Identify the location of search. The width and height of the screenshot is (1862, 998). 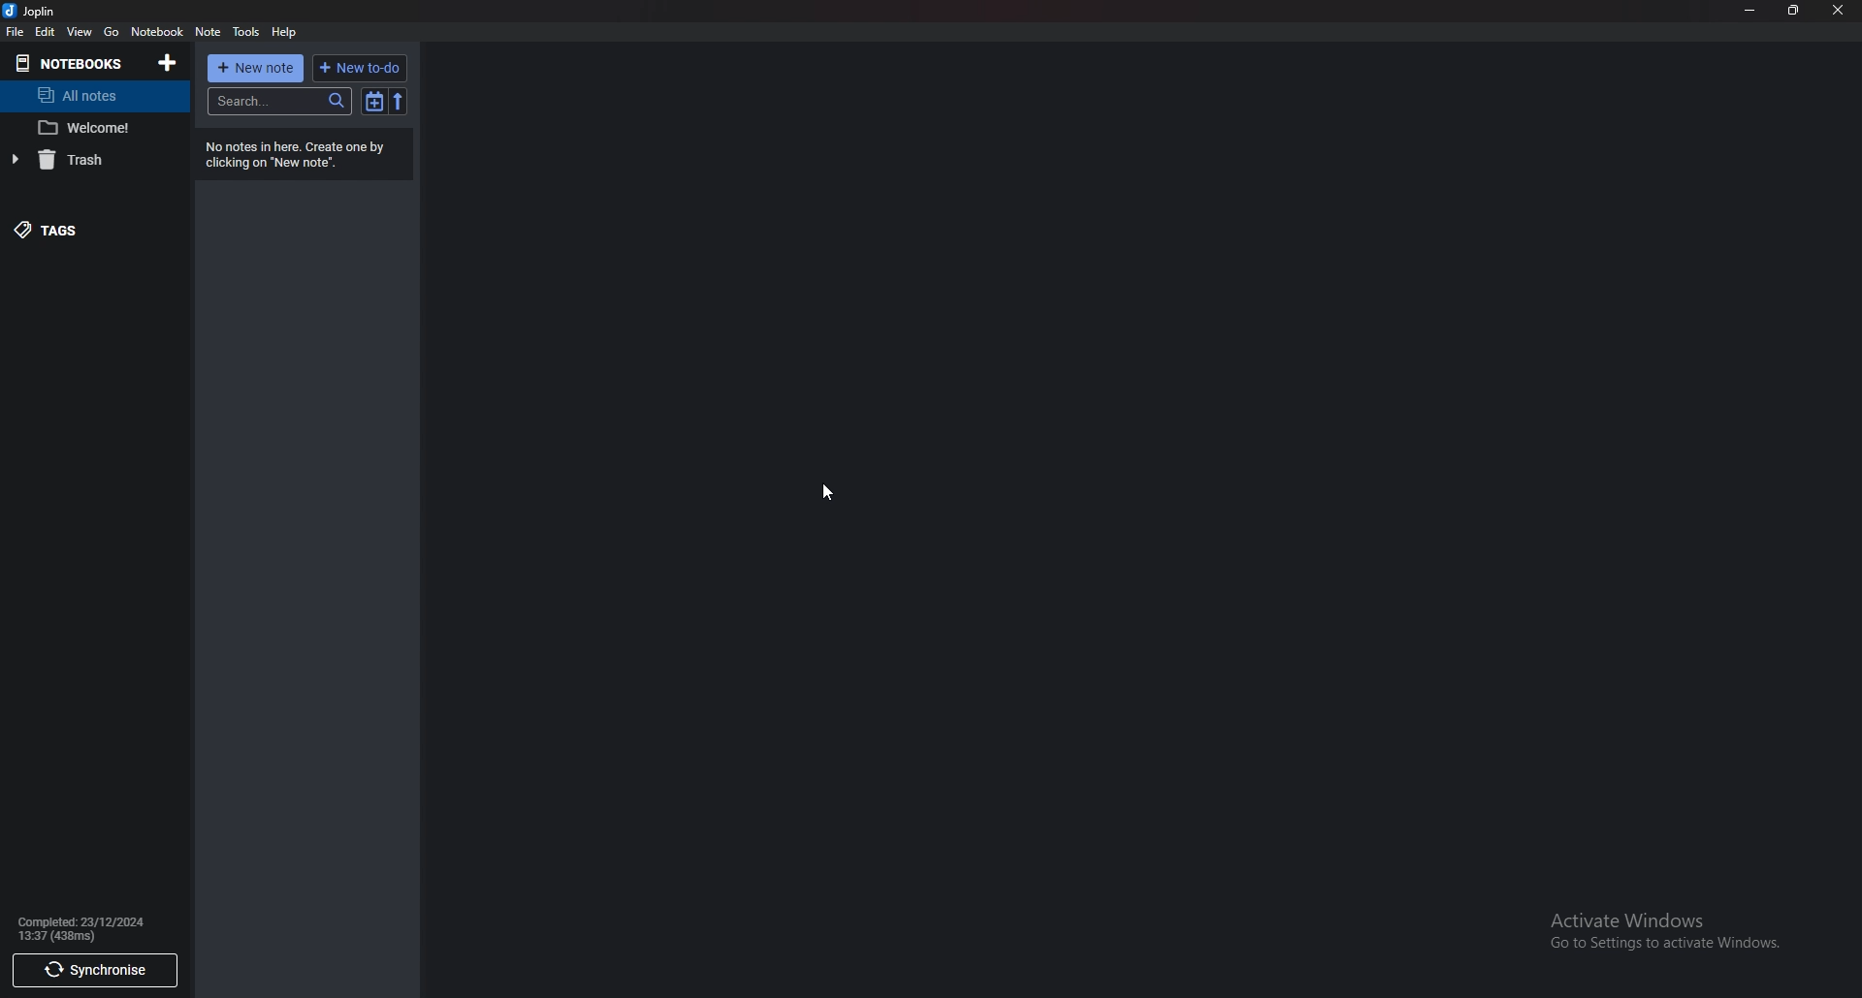
(279, 102).